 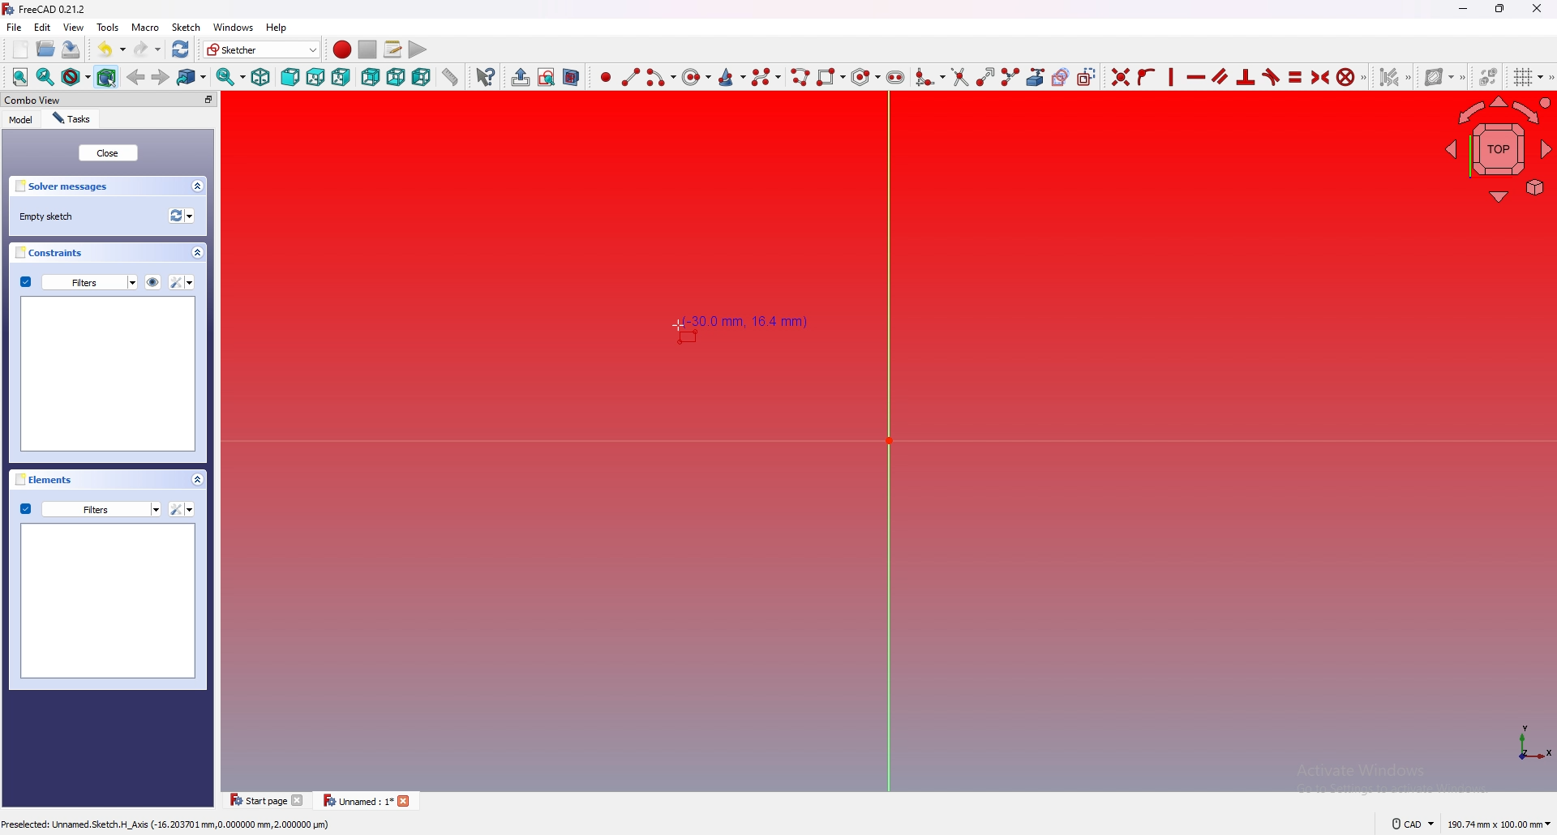 I want to click on tools, so click(x=108, y=27).